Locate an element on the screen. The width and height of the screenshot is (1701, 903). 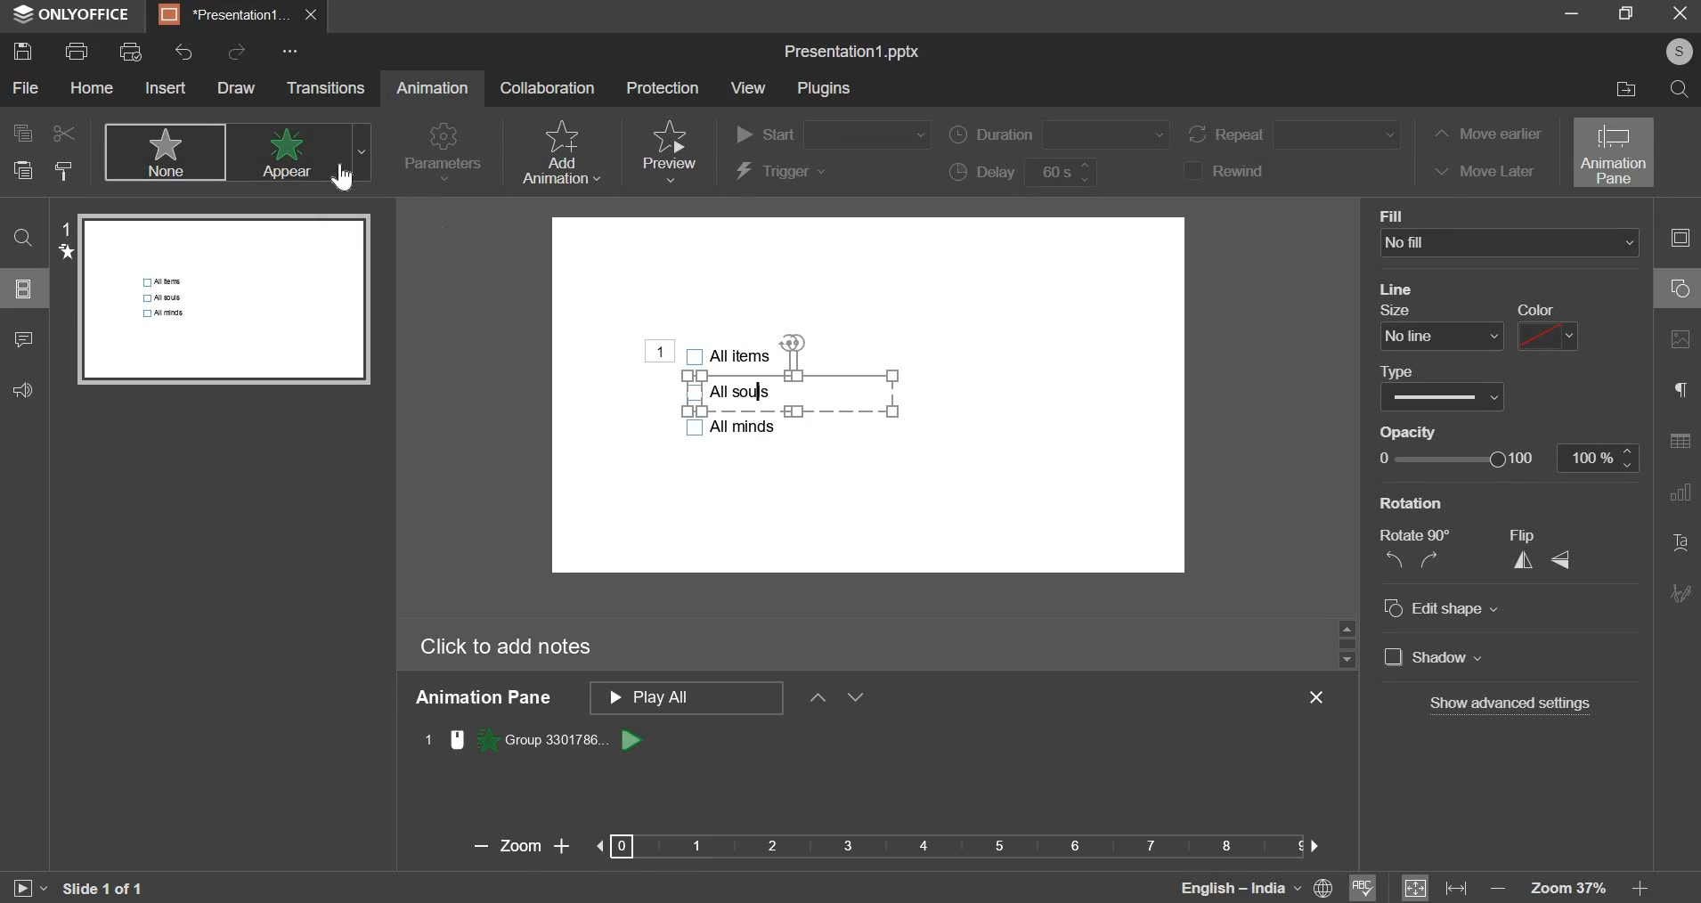
flip is located at coordinates (1541, 560).